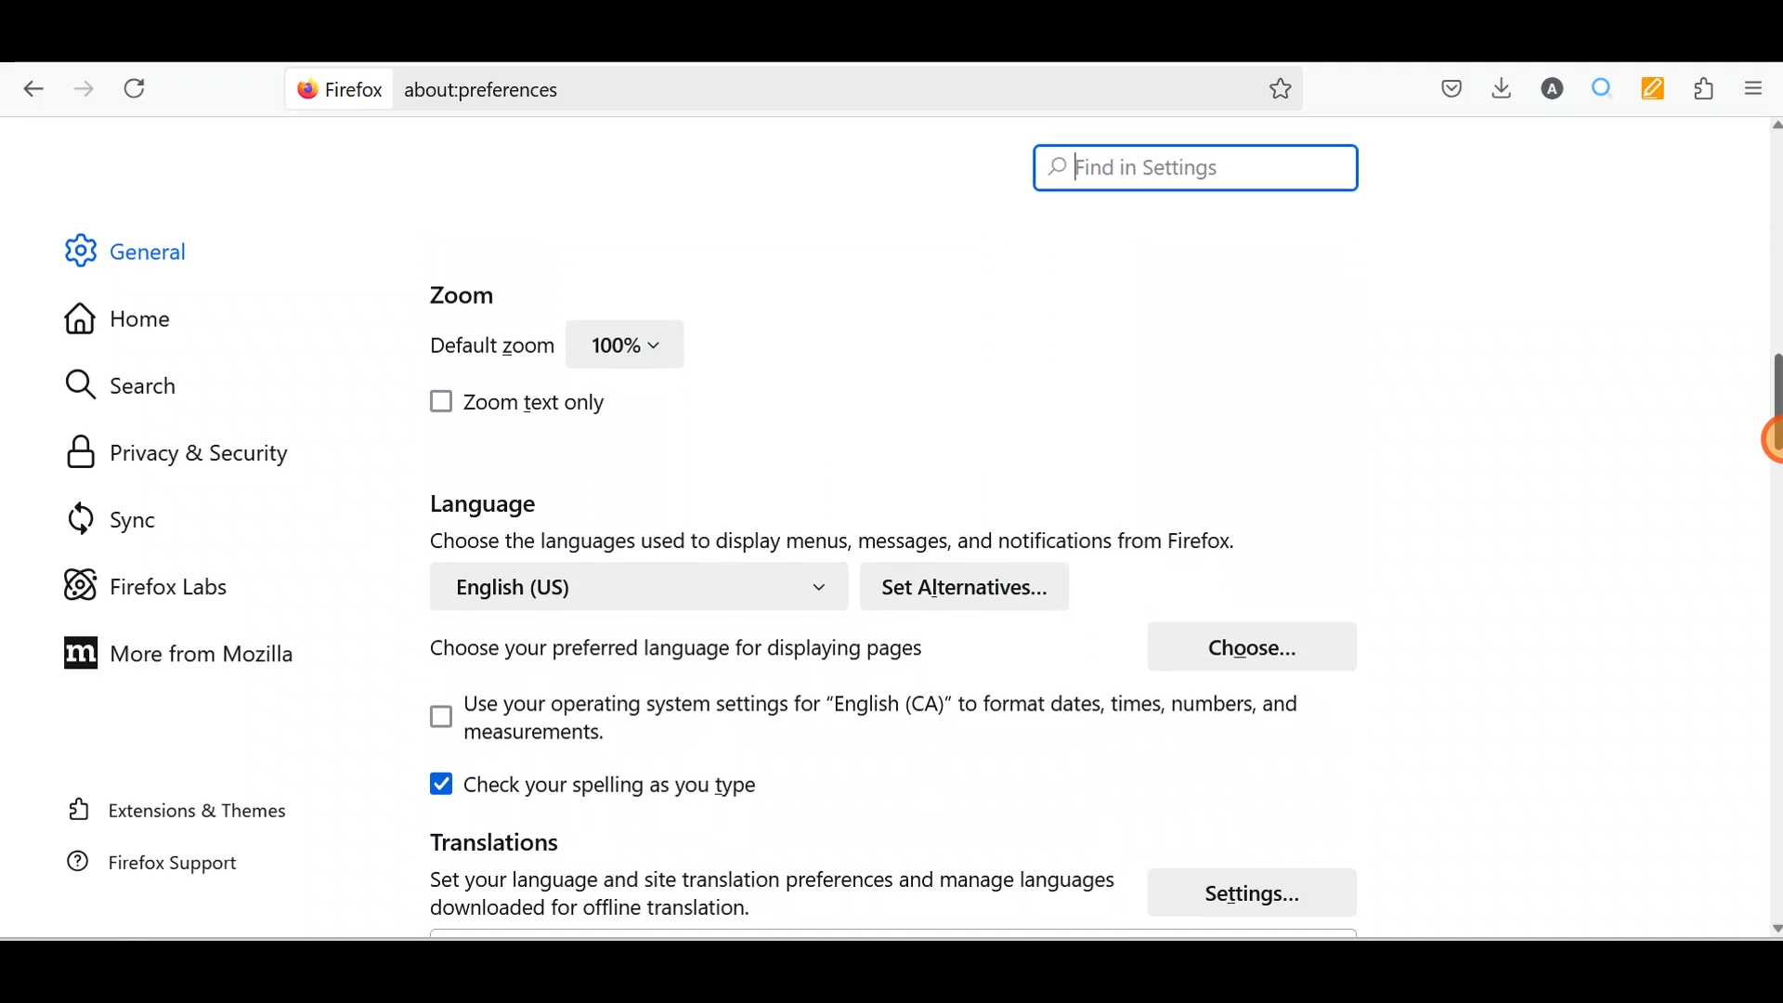 The width and height of the screenshot is (1783, 1003). I want to click on Save to pocket, so click(1445, 89).